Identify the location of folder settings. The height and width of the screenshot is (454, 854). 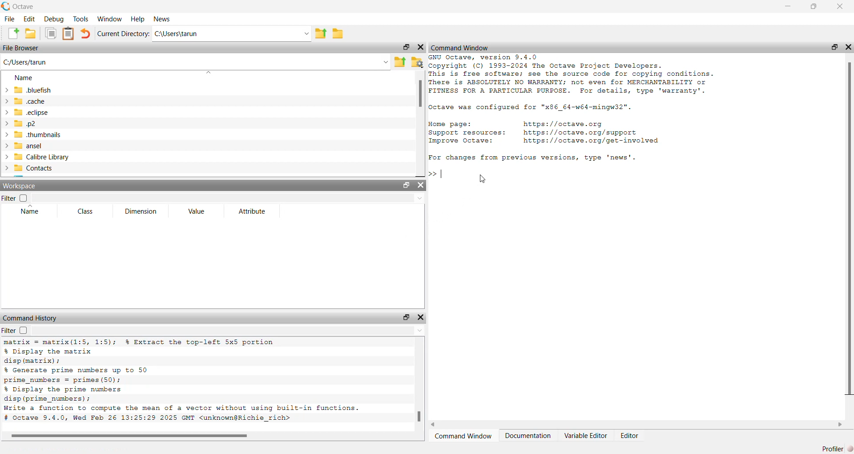
(418, 63).